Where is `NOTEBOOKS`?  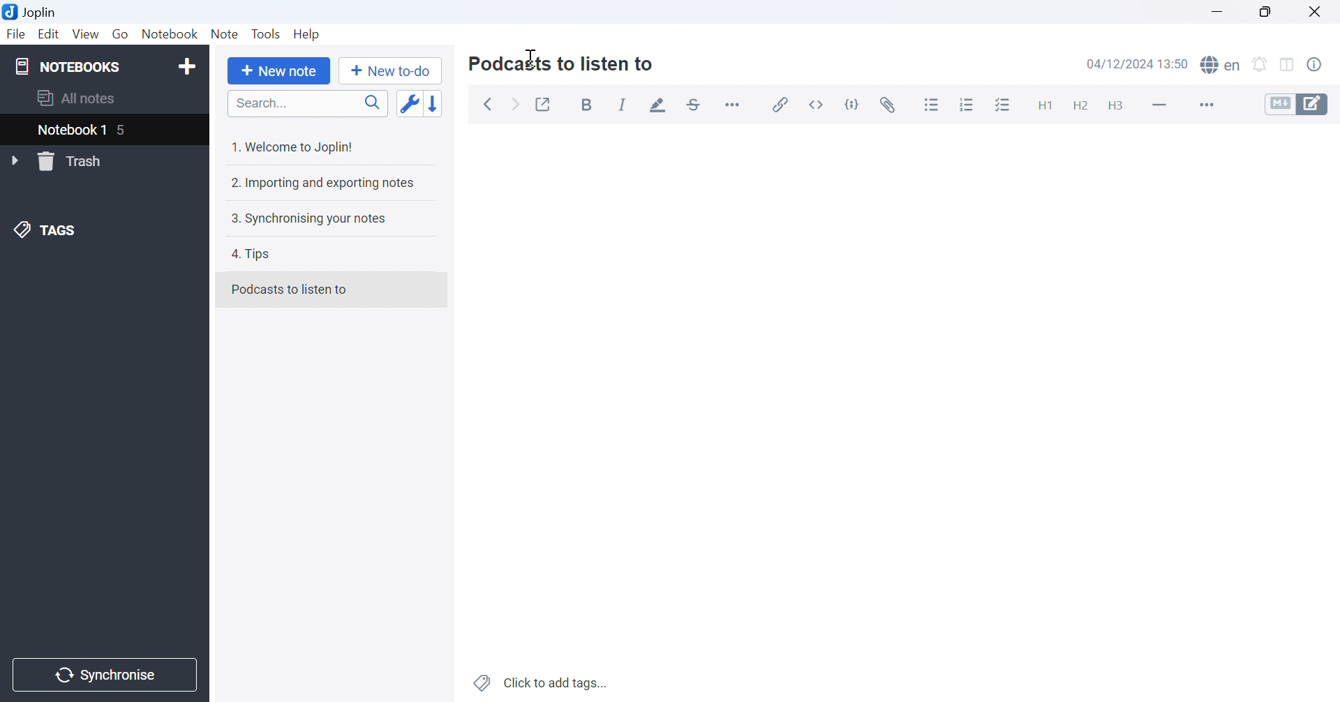 NOTEBOOKS is located at coordinates (68, 65).